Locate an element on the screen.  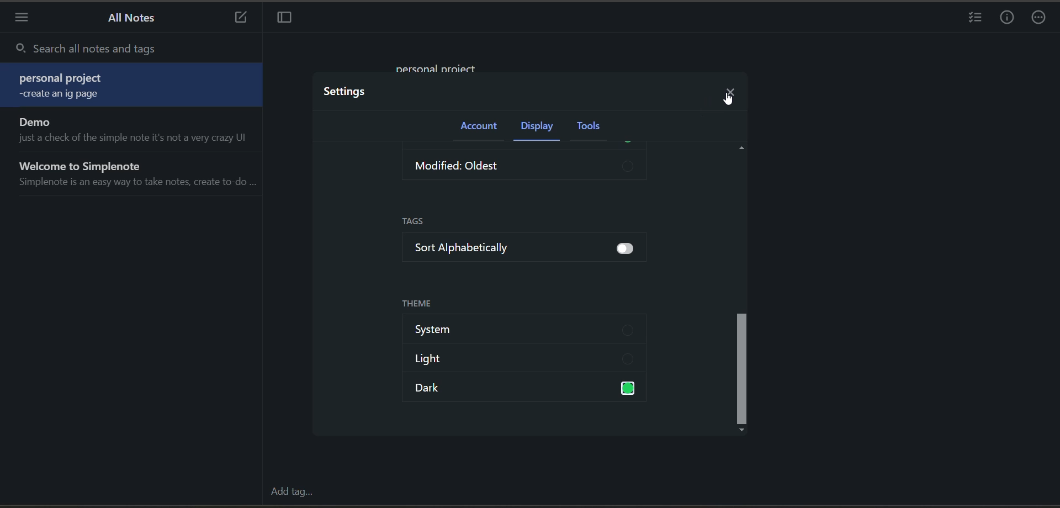
dark is located at coordinates (532, 390).